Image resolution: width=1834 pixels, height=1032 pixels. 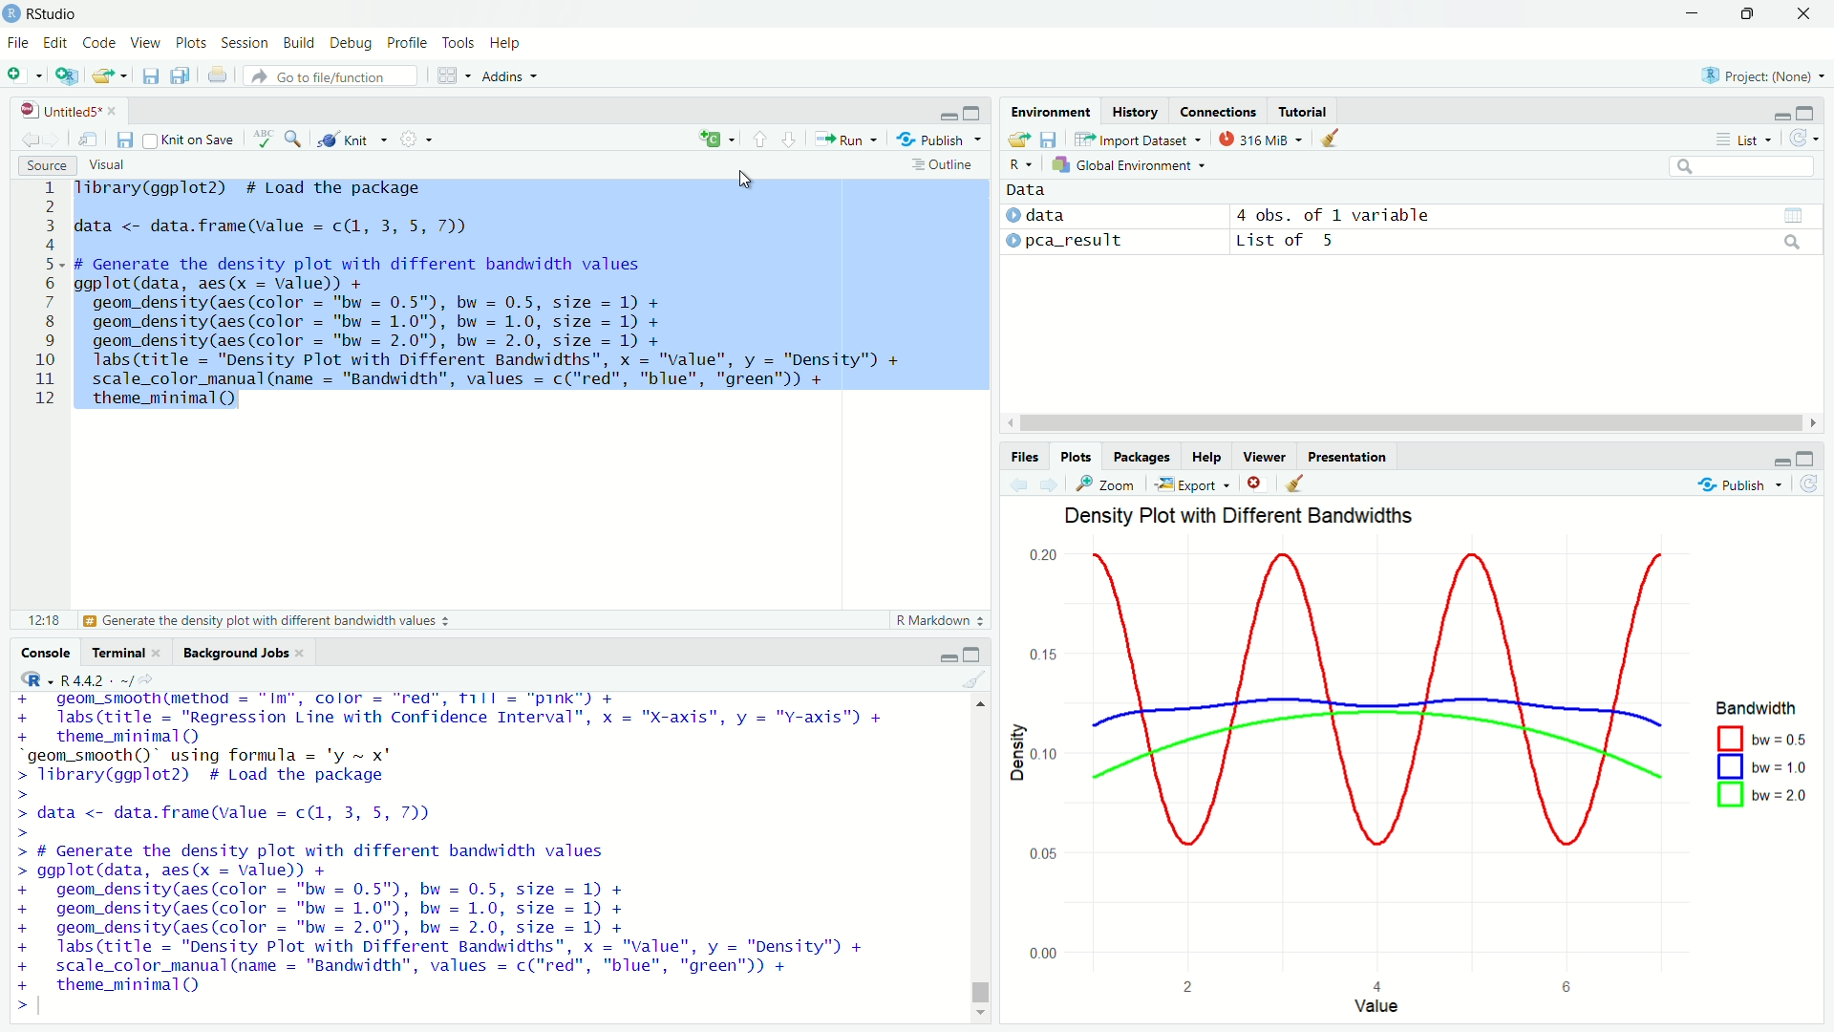 I want to click on legend, so click(x=1762, y=754).